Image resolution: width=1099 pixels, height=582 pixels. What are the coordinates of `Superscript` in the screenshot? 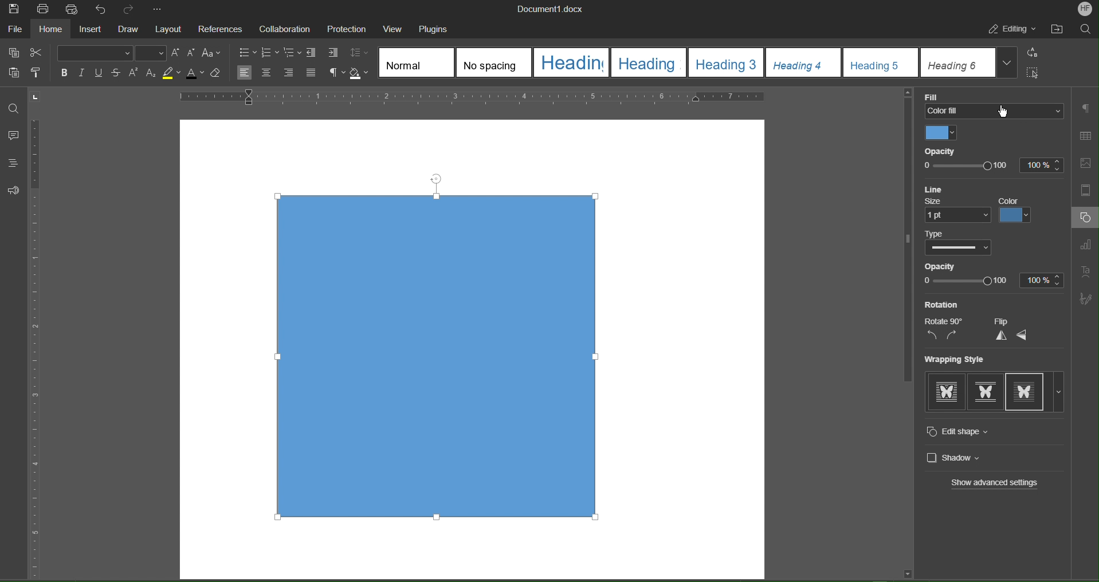 It's located at (134, 74).